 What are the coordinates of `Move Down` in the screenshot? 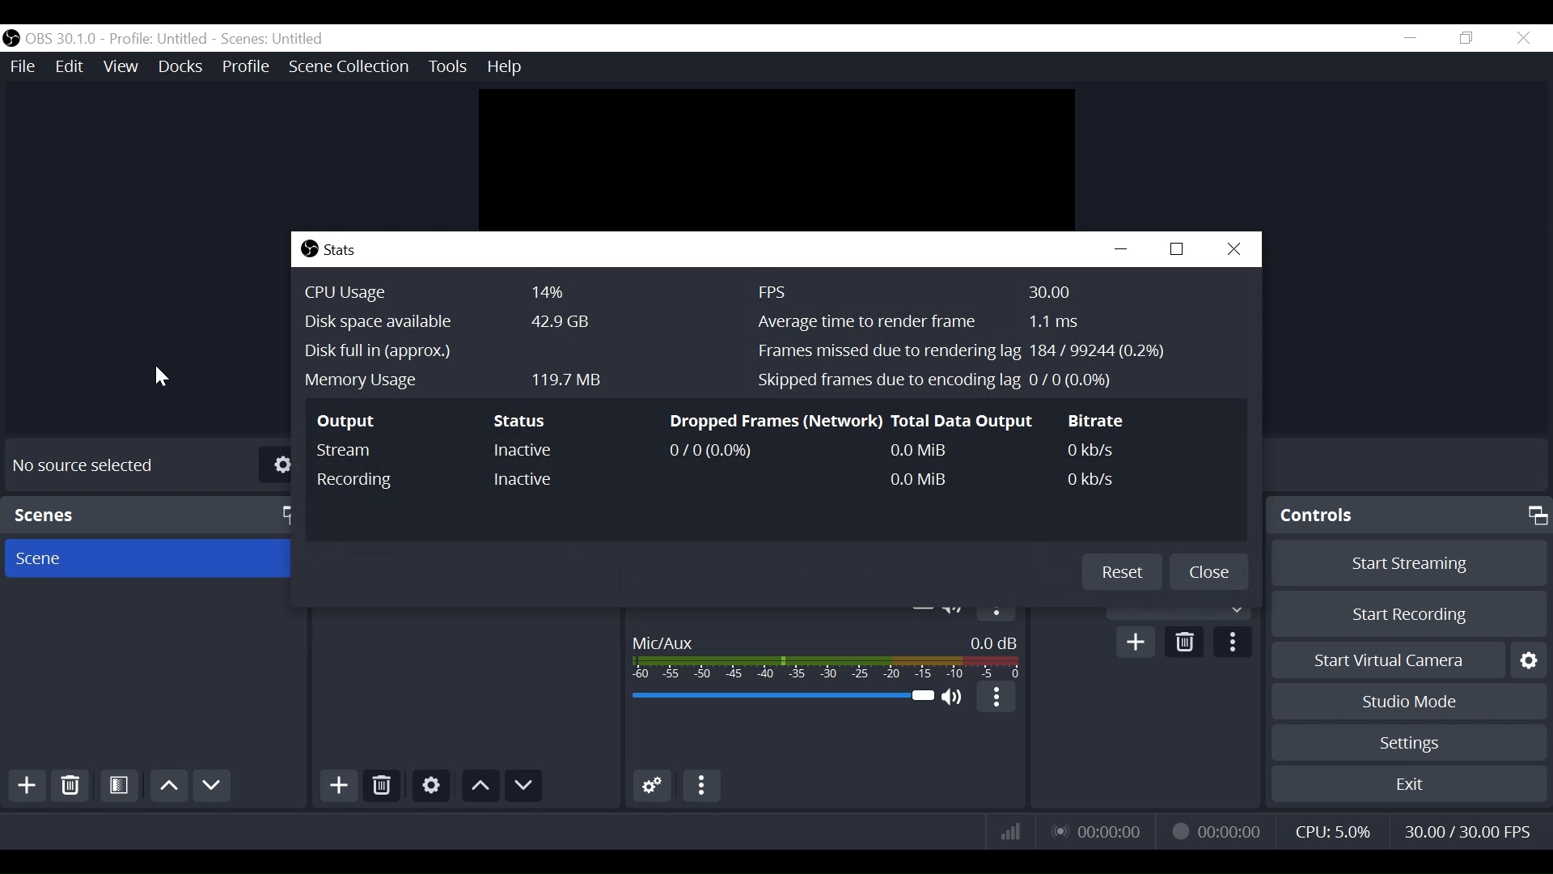 It's located at (215, 787).